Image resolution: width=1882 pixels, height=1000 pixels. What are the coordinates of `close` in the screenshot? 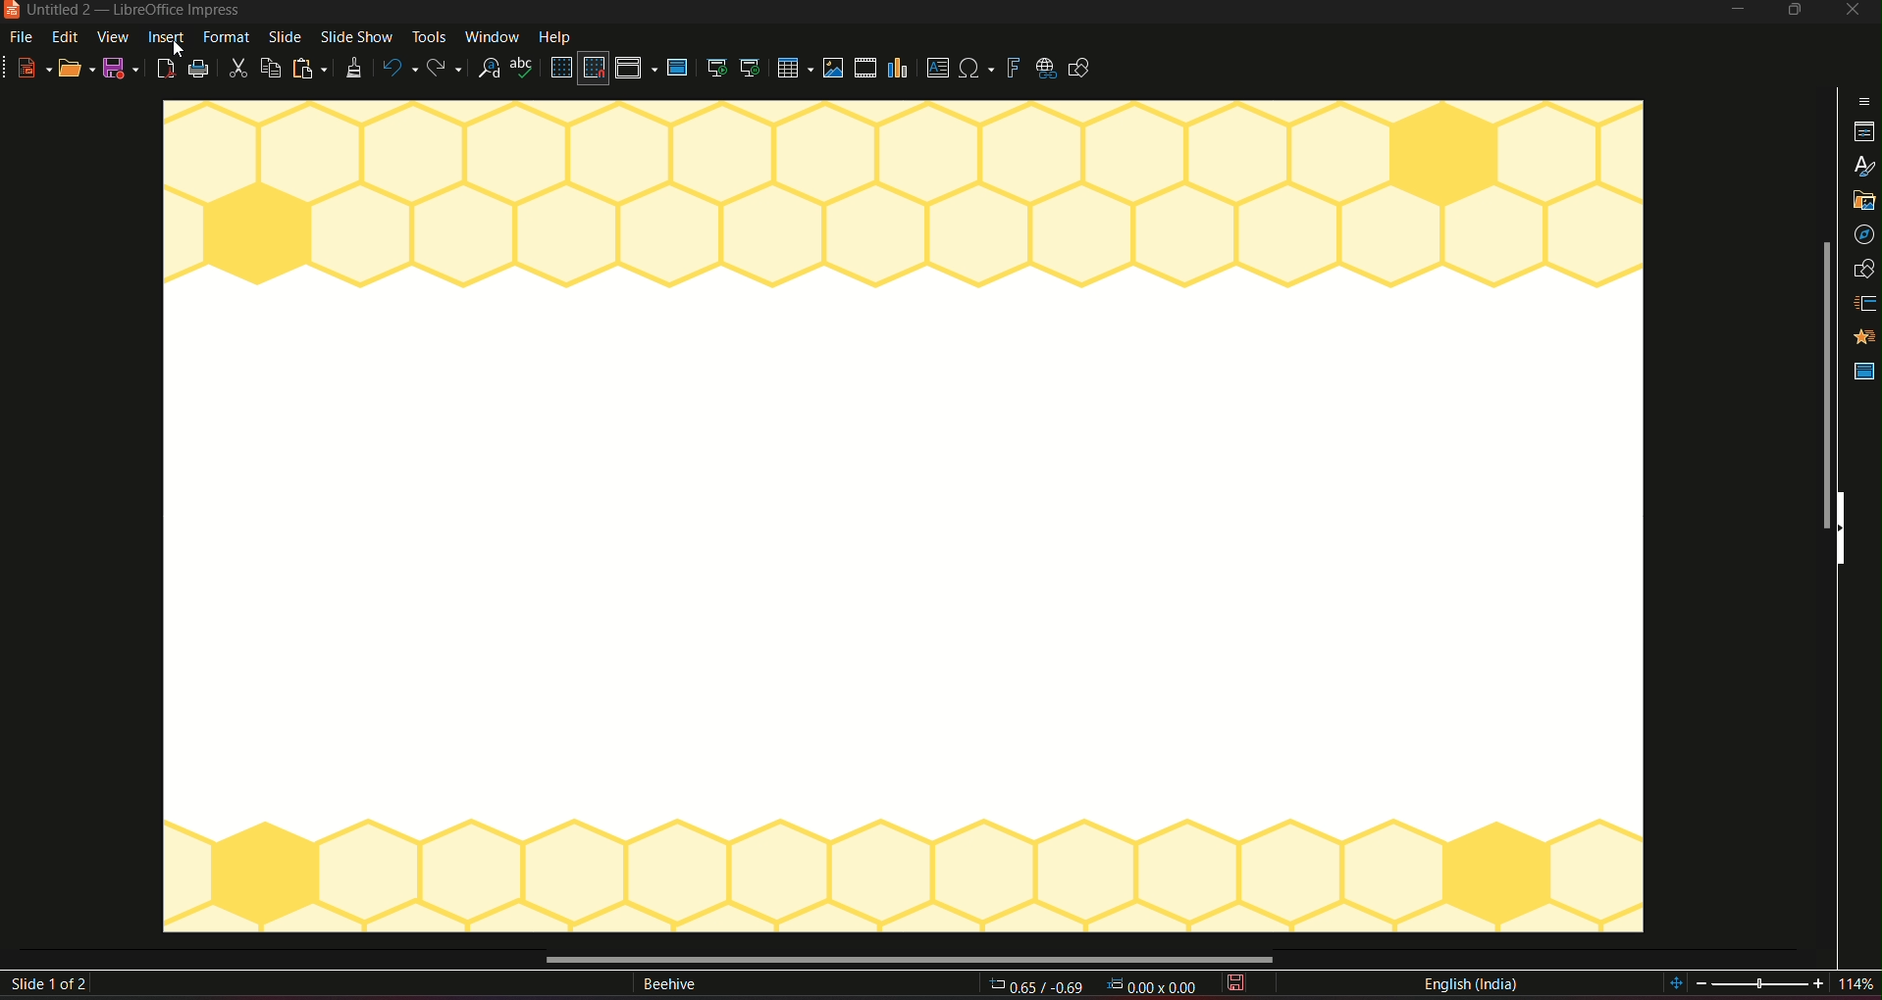 It's located at (1852, 12).